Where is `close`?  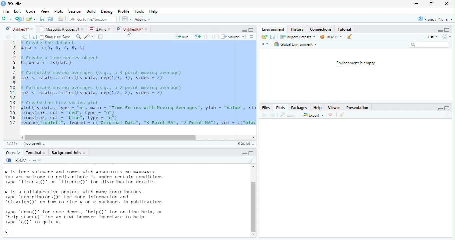 close is located at coordinates (111, 29).